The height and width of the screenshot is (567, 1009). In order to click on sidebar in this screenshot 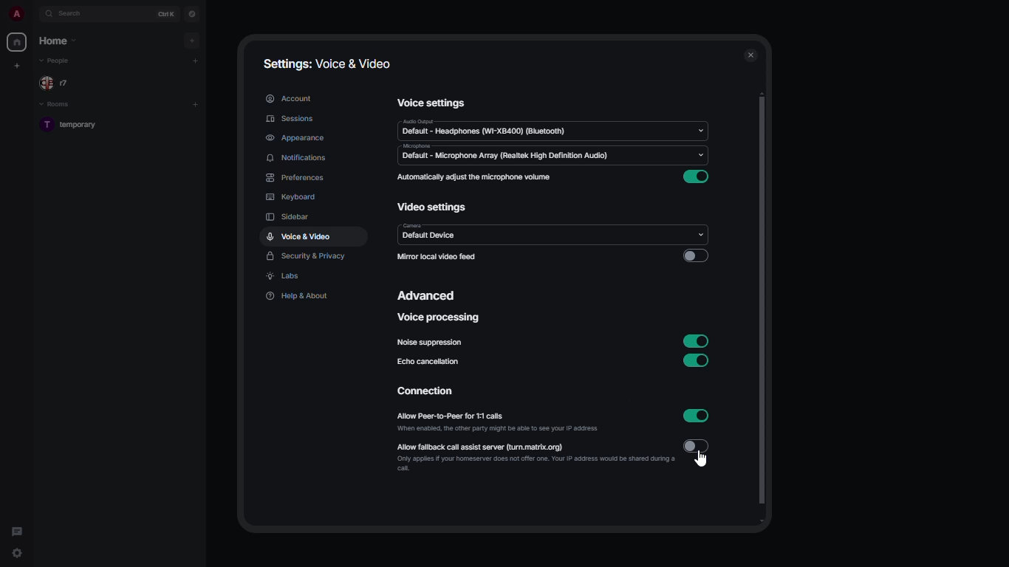, I will do `click(287, 216)`.